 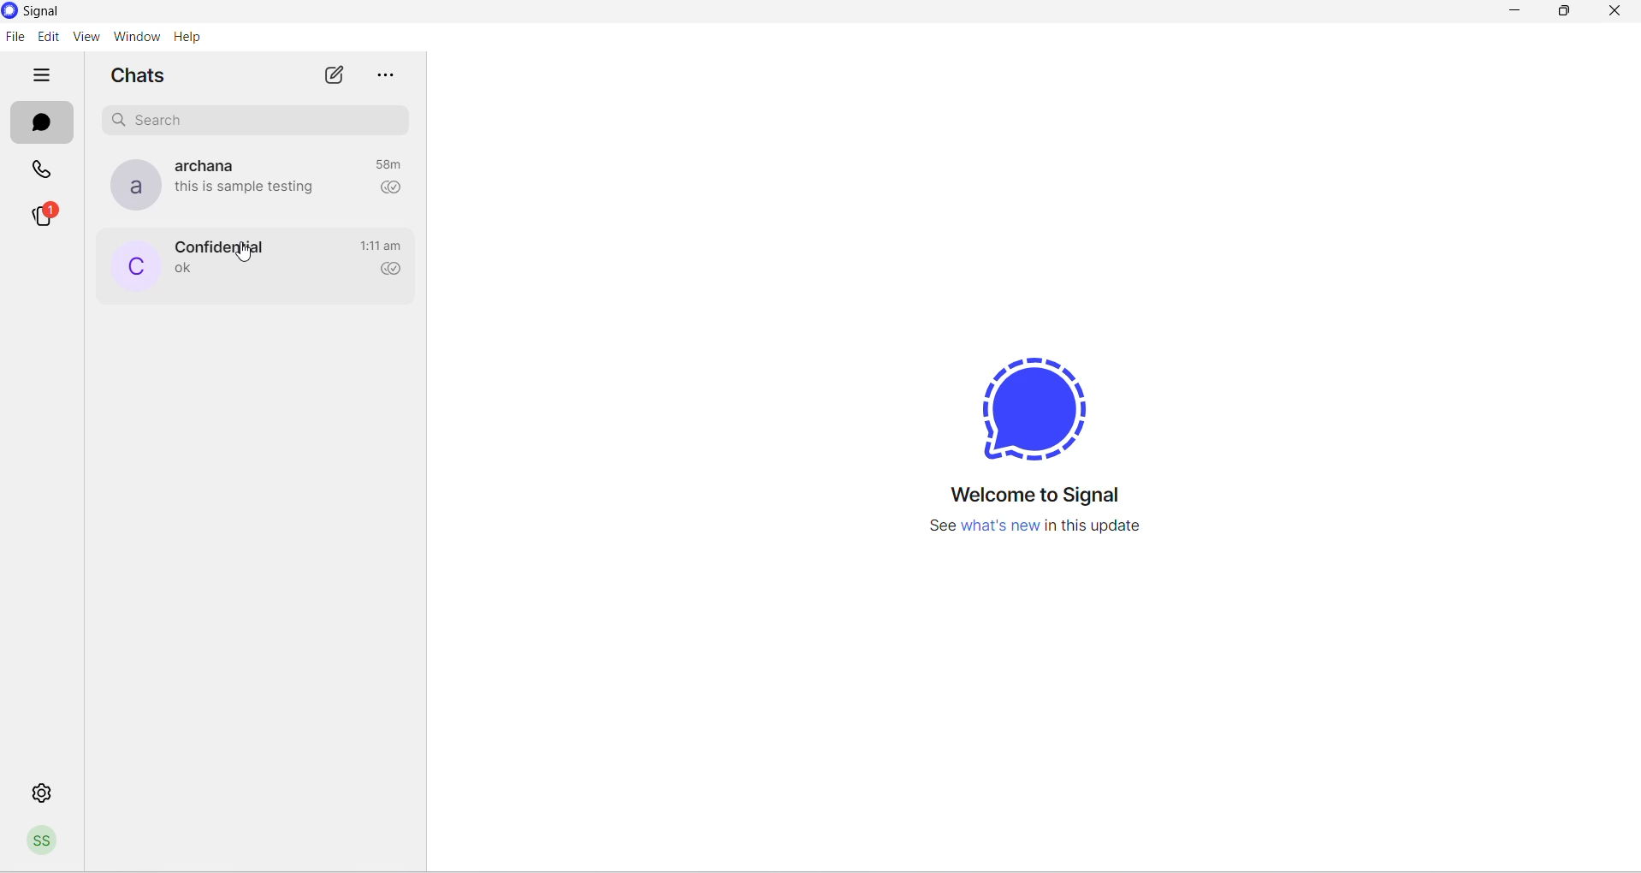 I want to click on window, so click(x=138, y=36).